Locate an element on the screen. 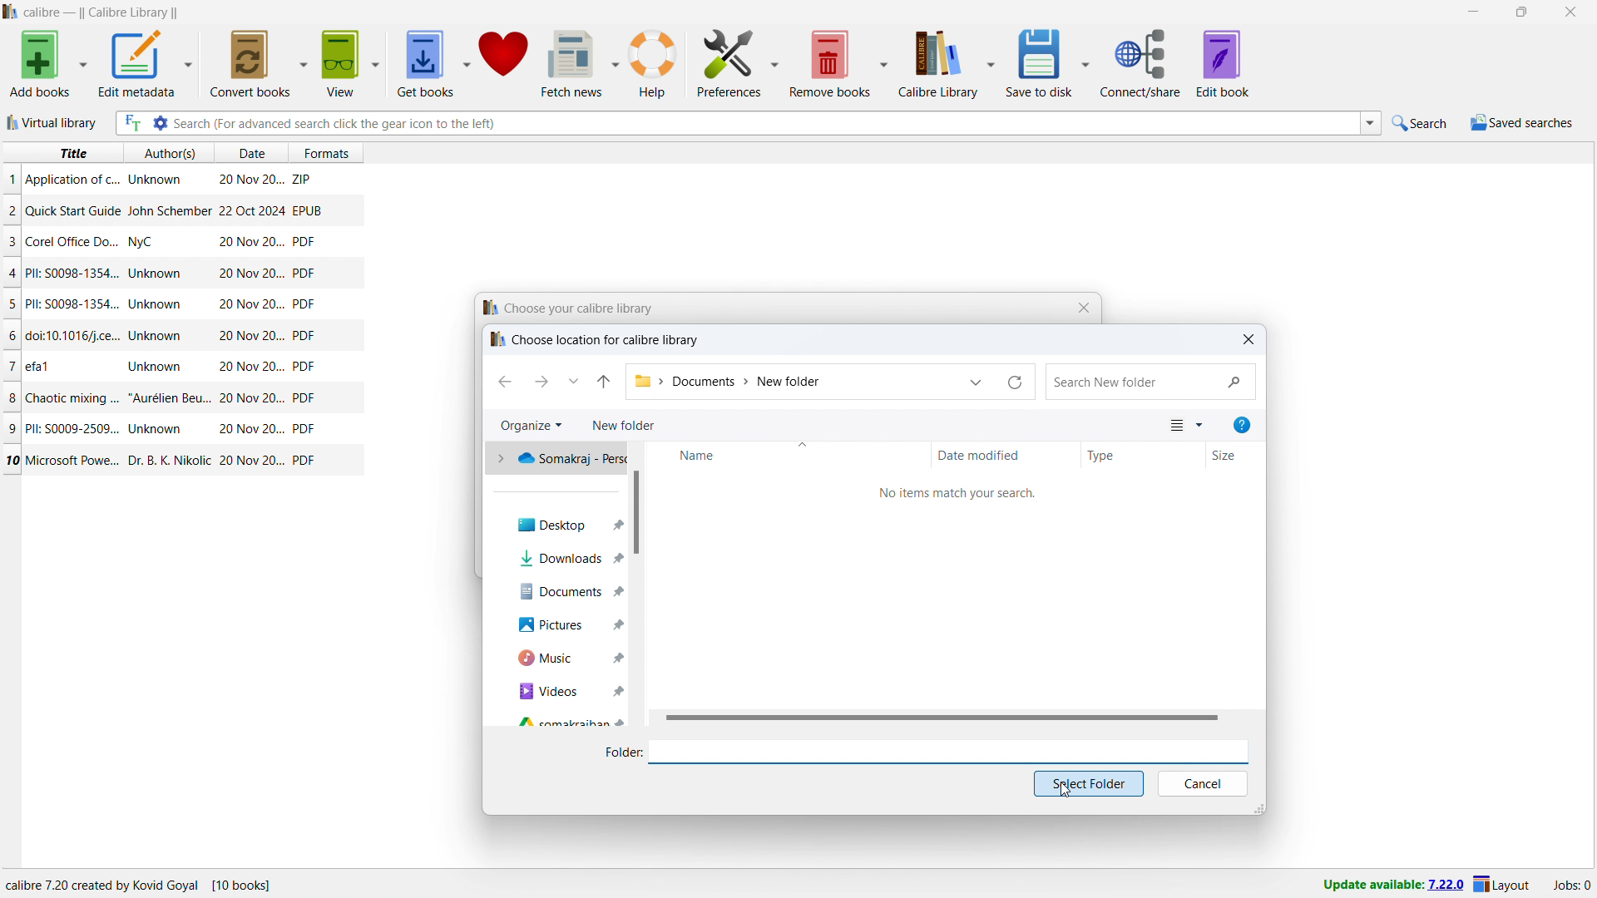 The image size is (1597, 898). Videos is located at coordinates (561, 693).